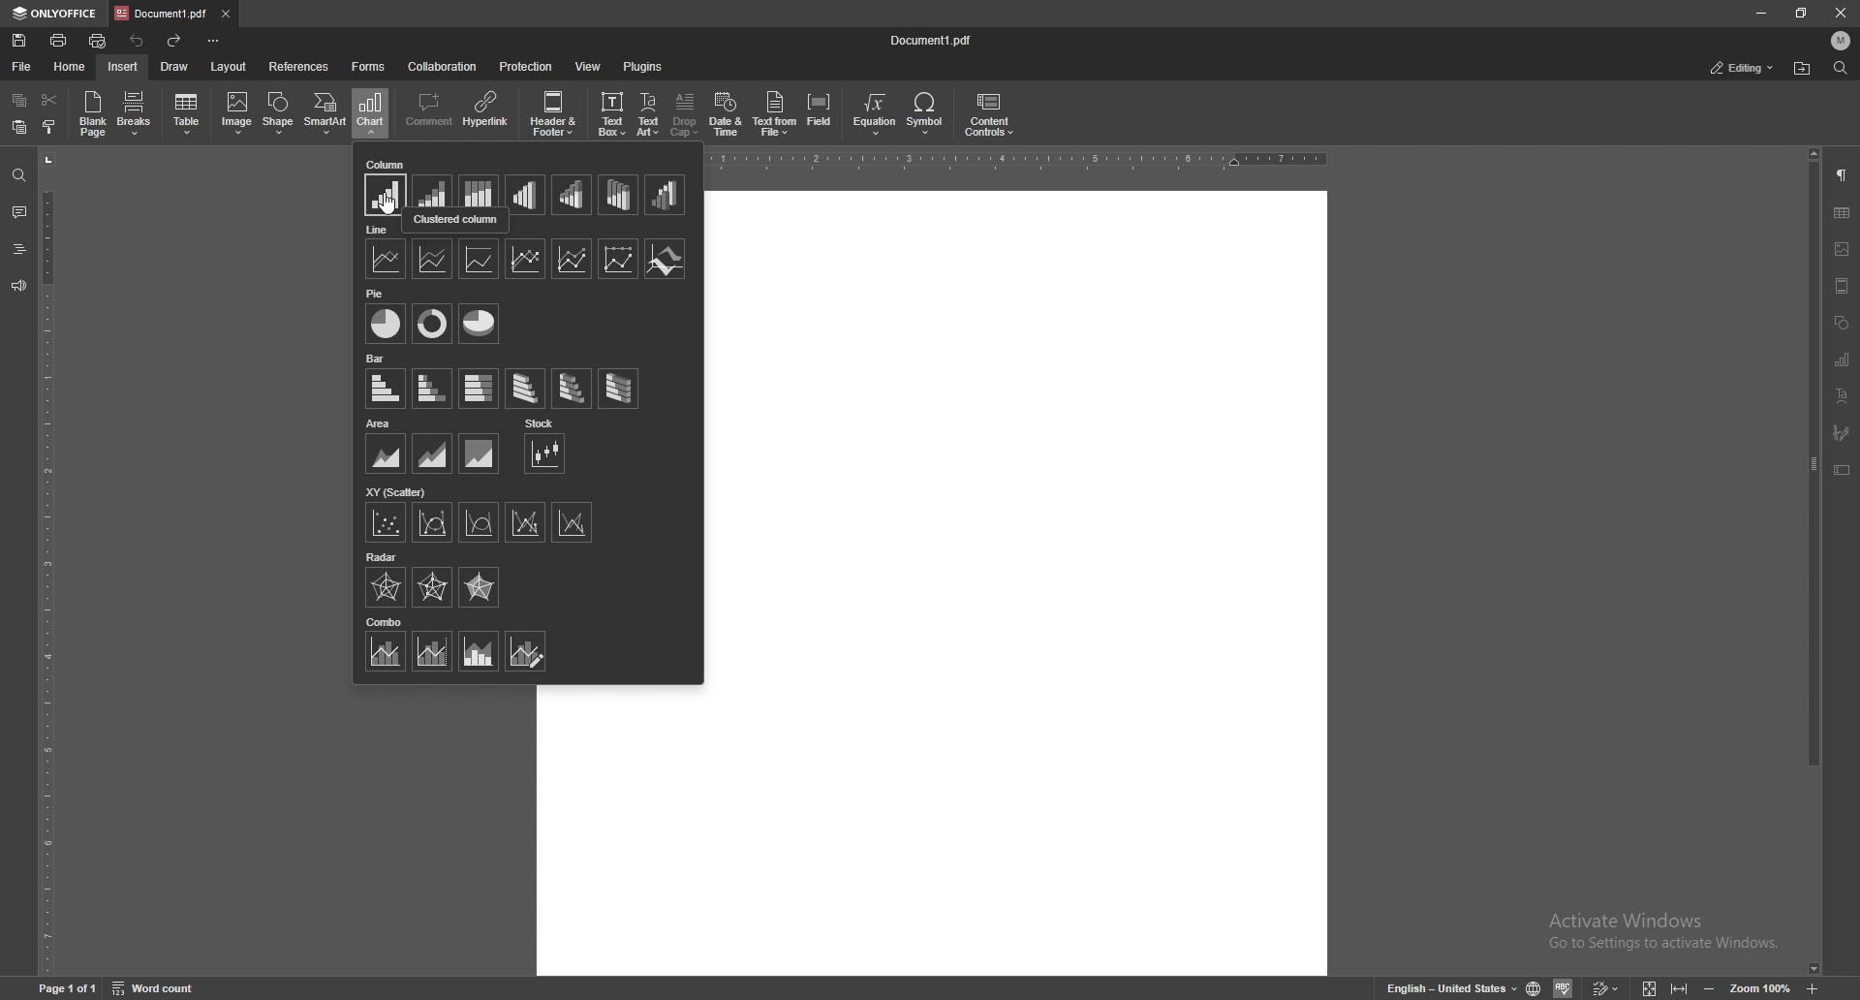 The width and height of the screenshot is (1860, 1000). Describe the element at coordinates (666, 195) in the screenshot. I see `3-D column` at that location.